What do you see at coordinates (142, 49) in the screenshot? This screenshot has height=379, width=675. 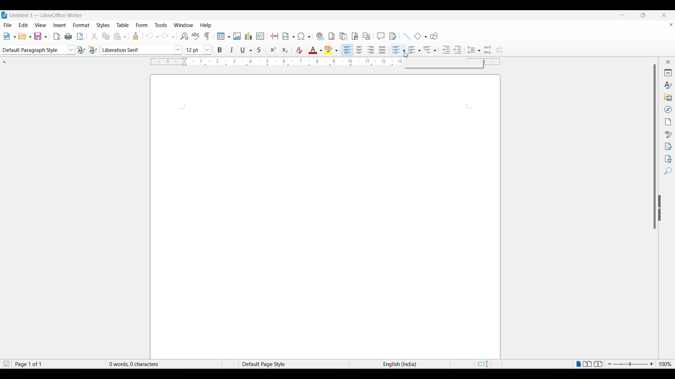 I see `font style` at bounding box center [142, 49].